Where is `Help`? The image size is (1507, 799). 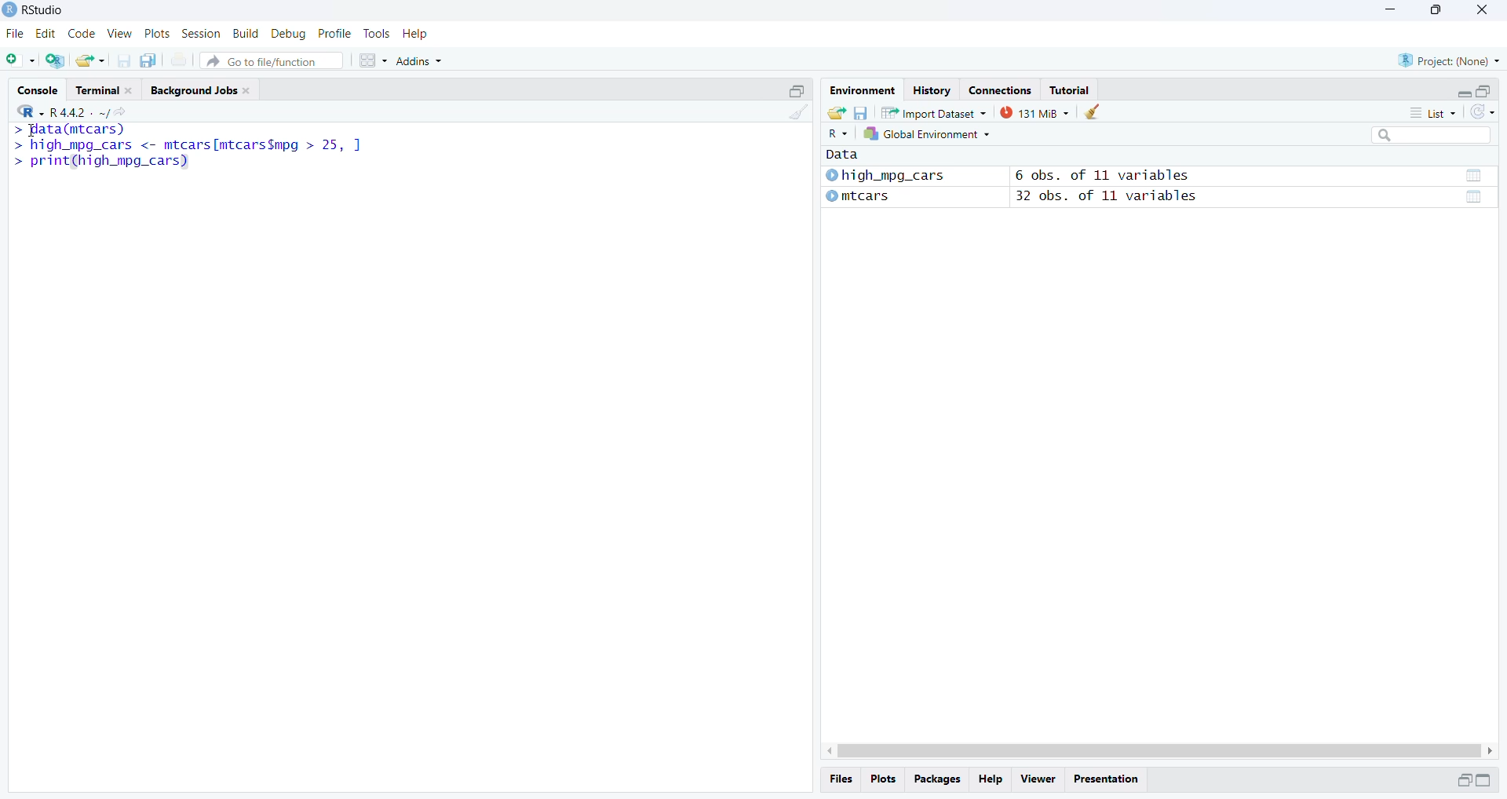 Help is located at coordinates (991, 780).